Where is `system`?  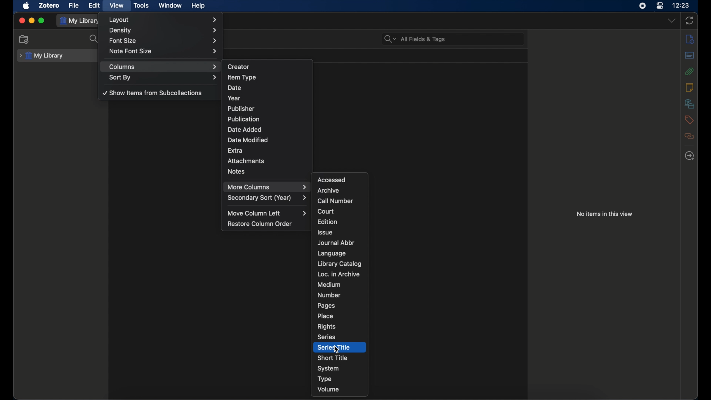
system is located at coordinates (328, 369).